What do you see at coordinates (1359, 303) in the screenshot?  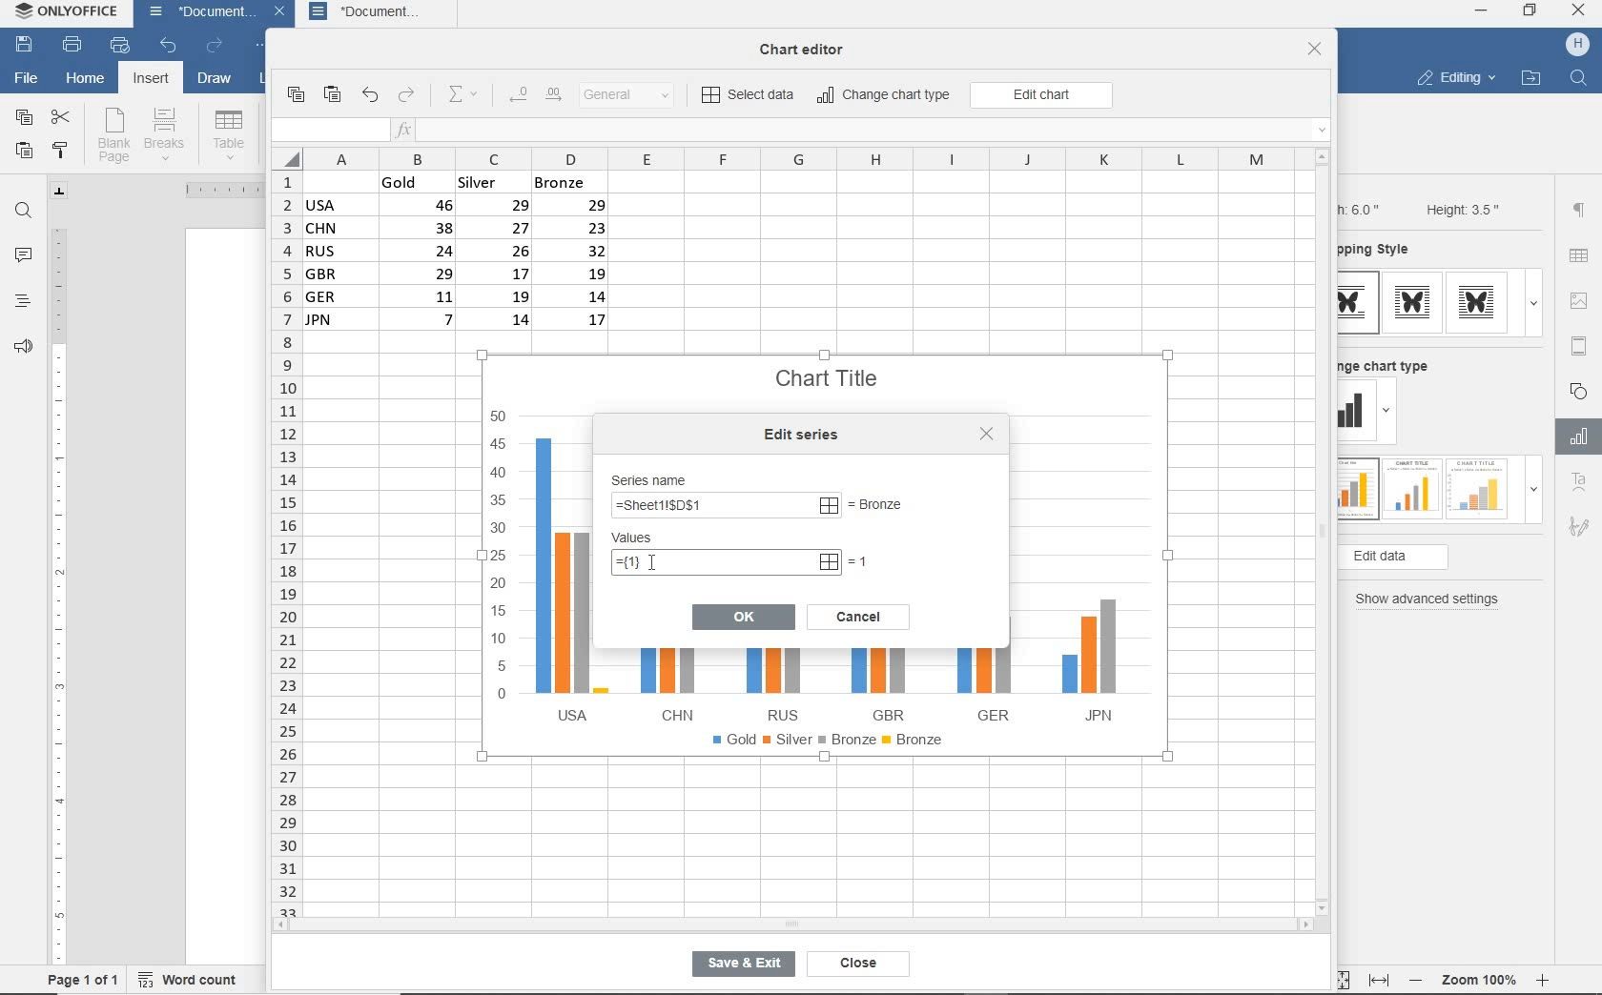 I see `type 1` at bounding box center [1359, 303].